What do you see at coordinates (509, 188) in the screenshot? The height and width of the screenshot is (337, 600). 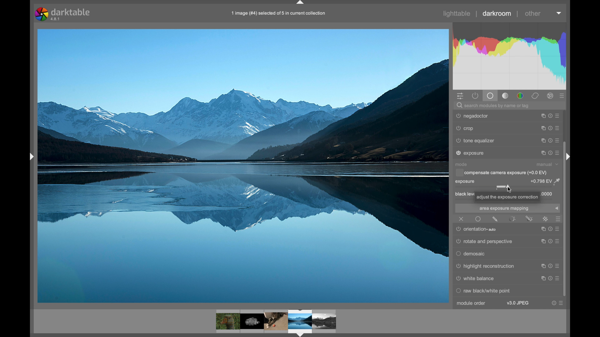 I see `cursor` at bounding box center [509, 188].